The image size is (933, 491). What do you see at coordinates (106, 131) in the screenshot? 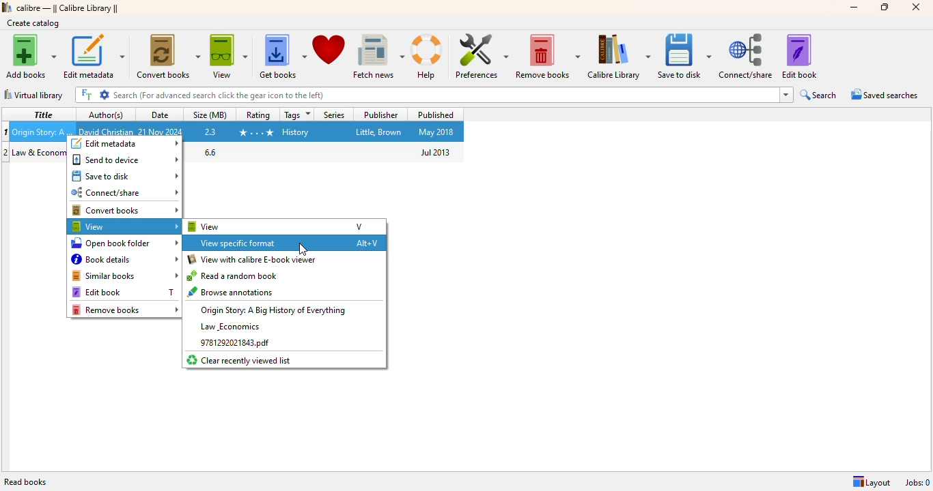
I see `Author` at bounding box center [106, 131].